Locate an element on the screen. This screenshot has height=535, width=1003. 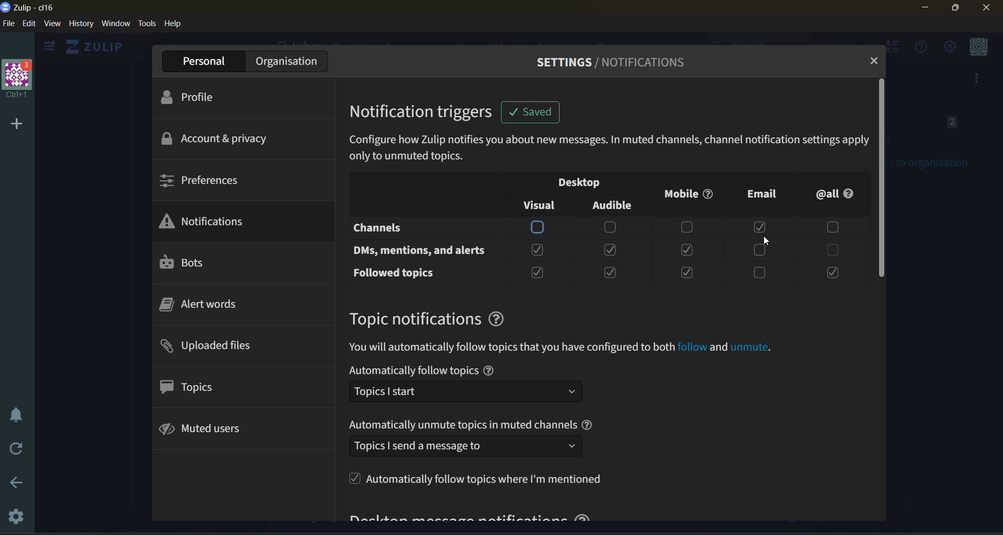
vertical scroll bar is located at coordinates (883, 177).